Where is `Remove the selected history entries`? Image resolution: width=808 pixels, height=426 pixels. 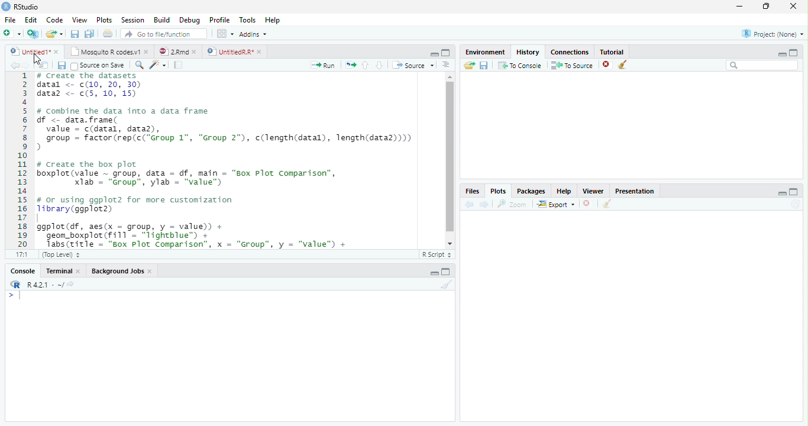
Remove the selected history entries is located at coordinates (607, 64).